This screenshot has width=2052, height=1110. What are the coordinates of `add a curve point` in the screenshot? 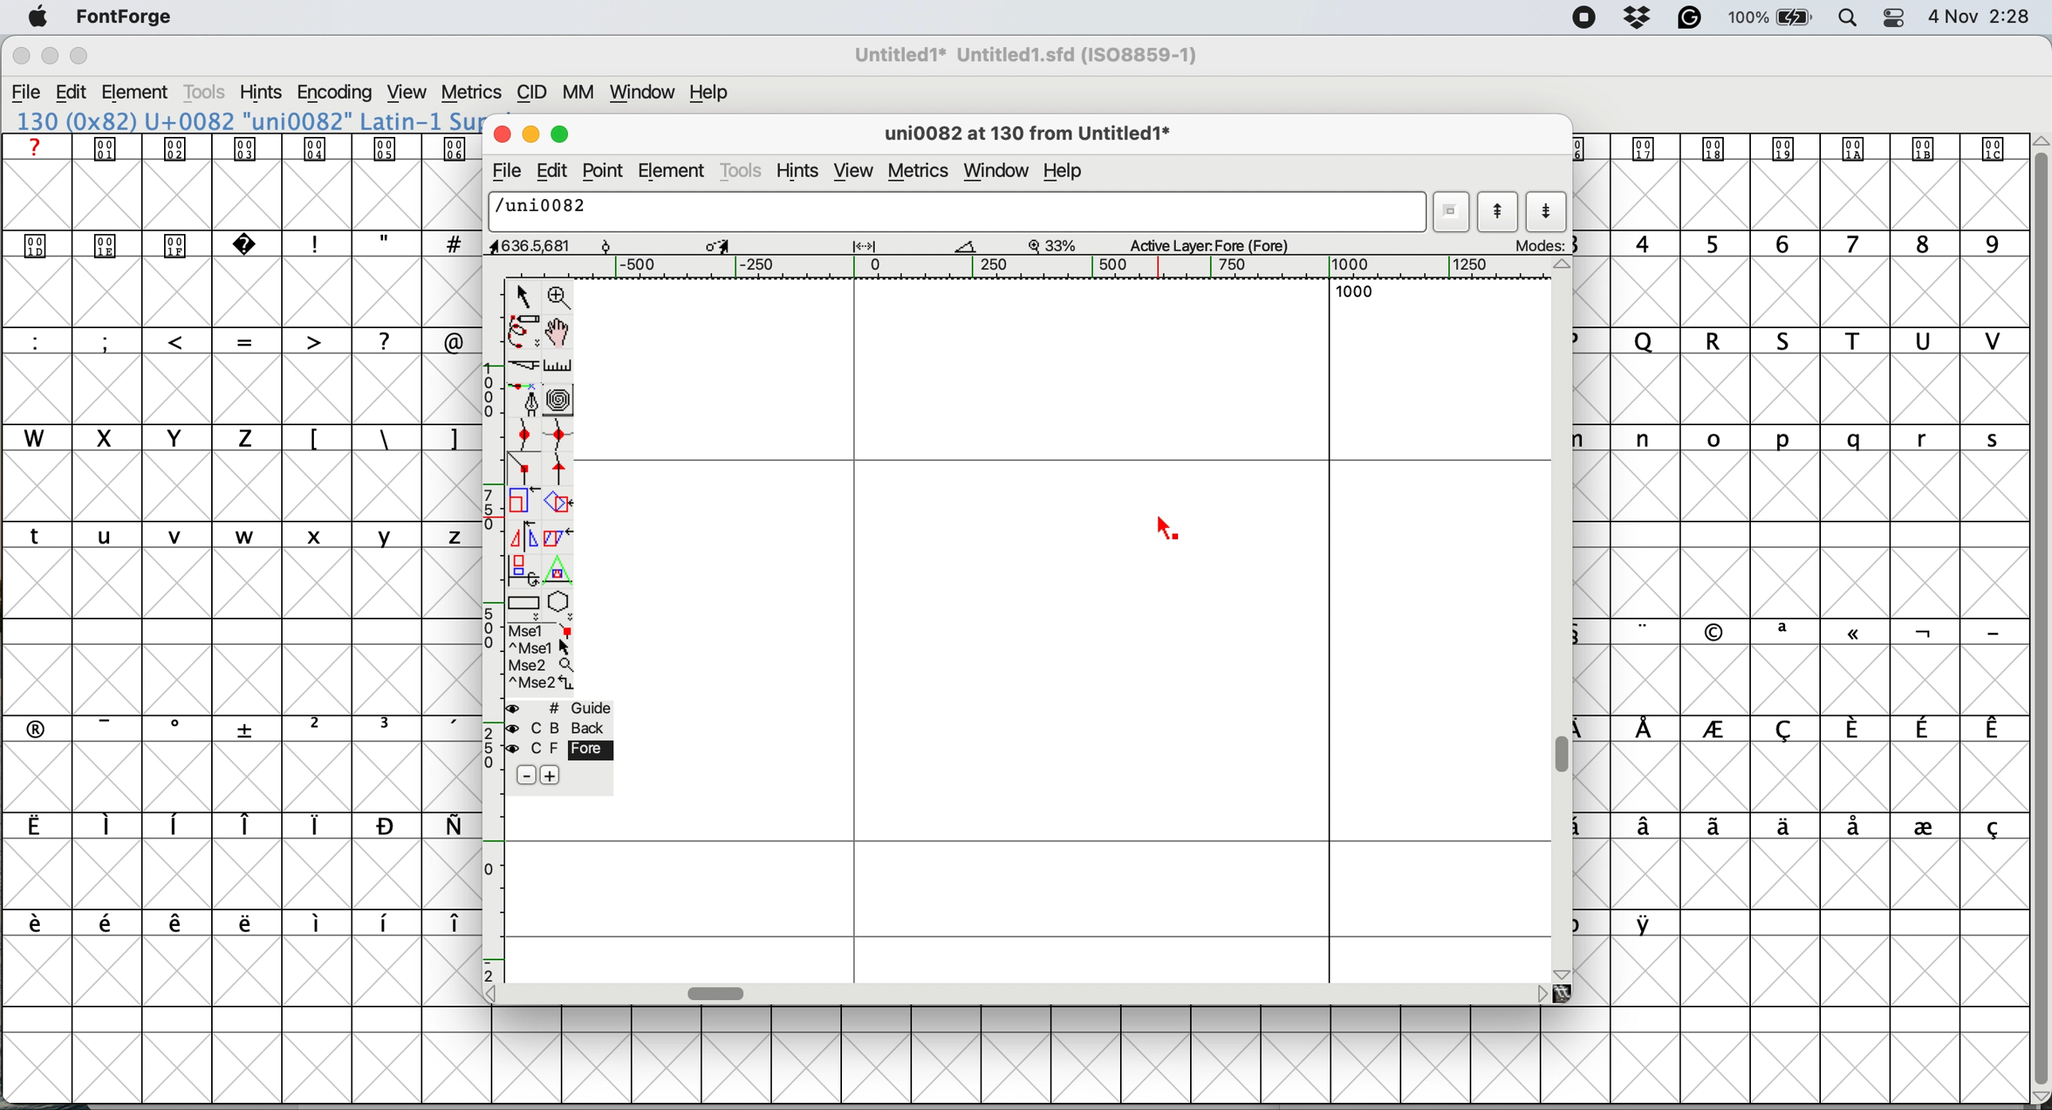 It's located at (524, 433).